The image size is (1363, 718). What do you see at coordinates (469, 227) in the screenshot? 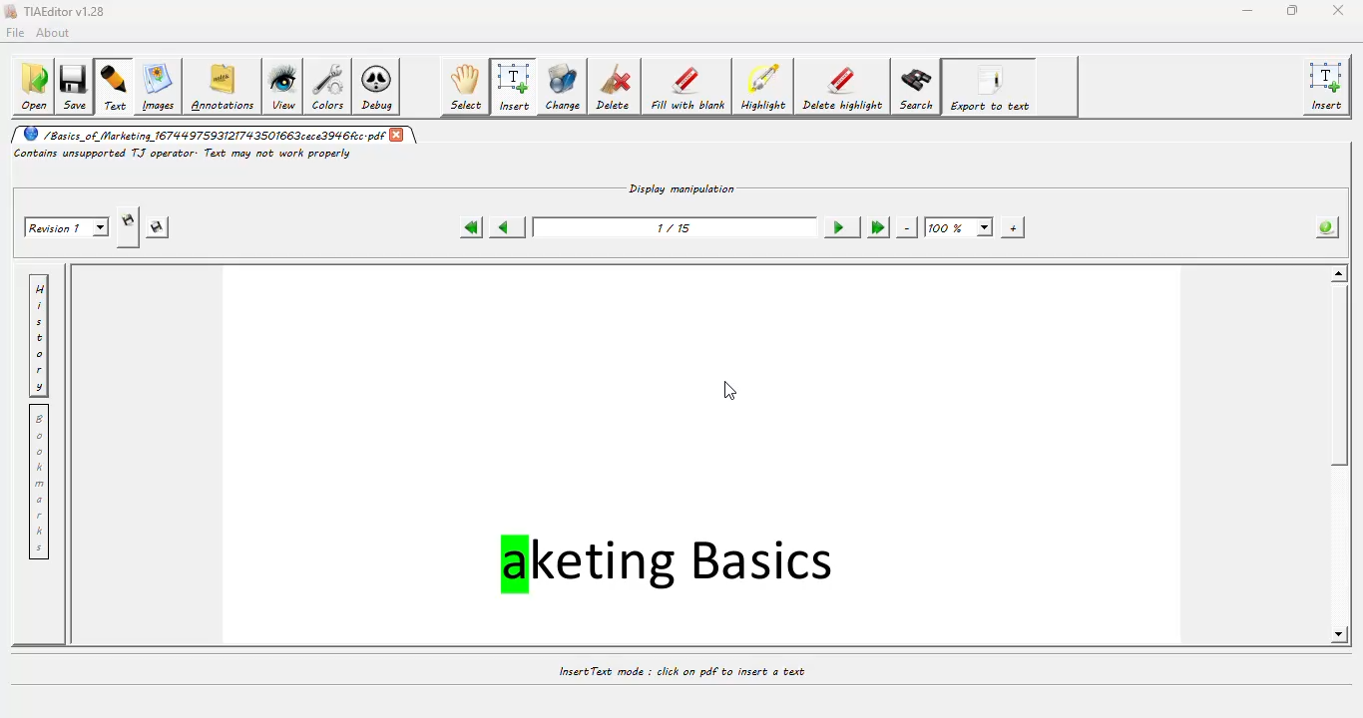
I see `first page` at bounding box center [469, 227].